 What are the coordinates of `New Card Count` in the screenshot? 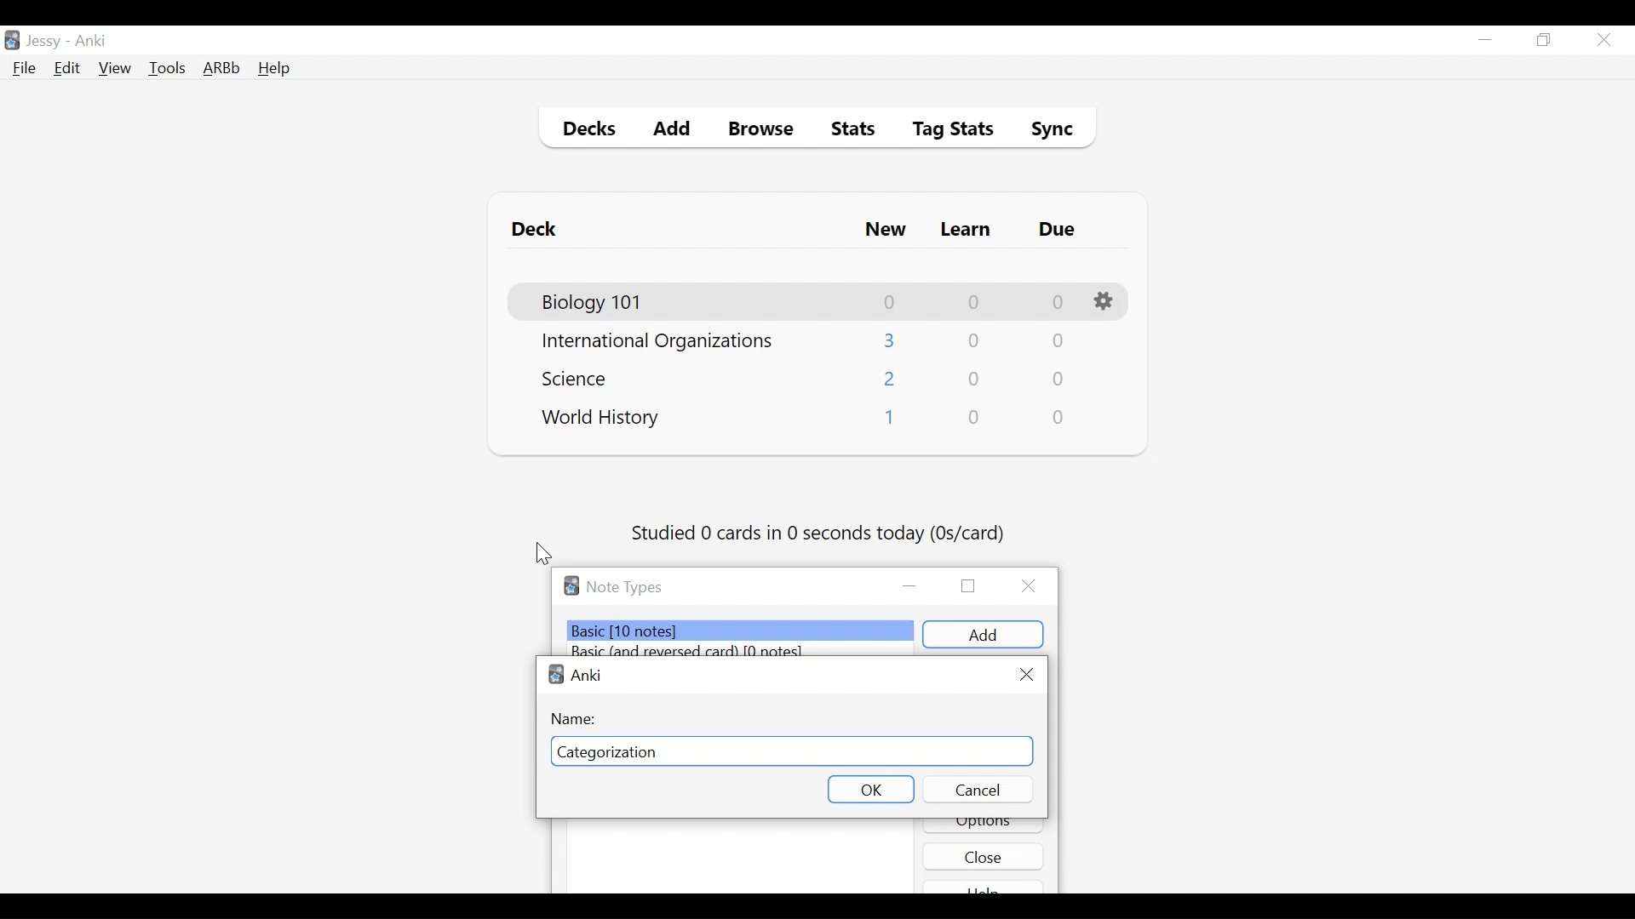 It's located at (891, 340).